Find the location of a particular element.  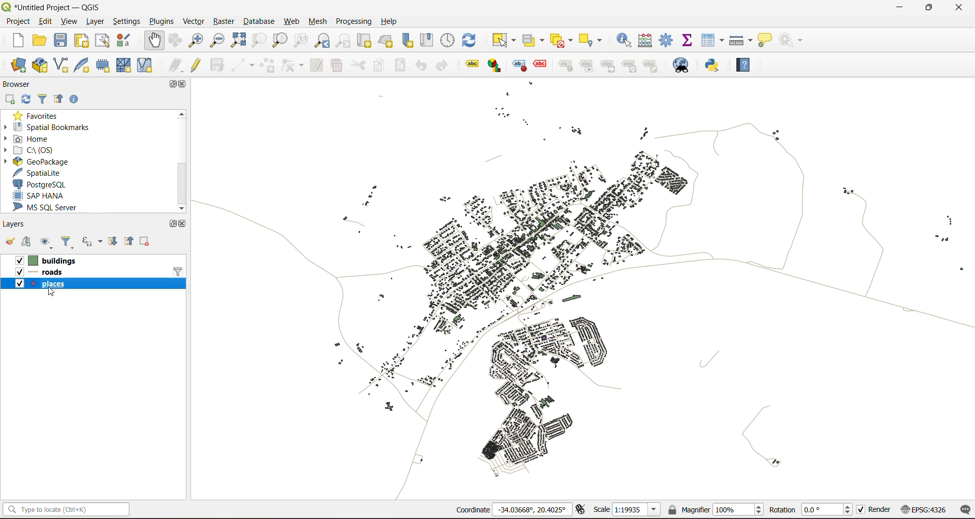

coordinates is located at coordinates (510, 509).